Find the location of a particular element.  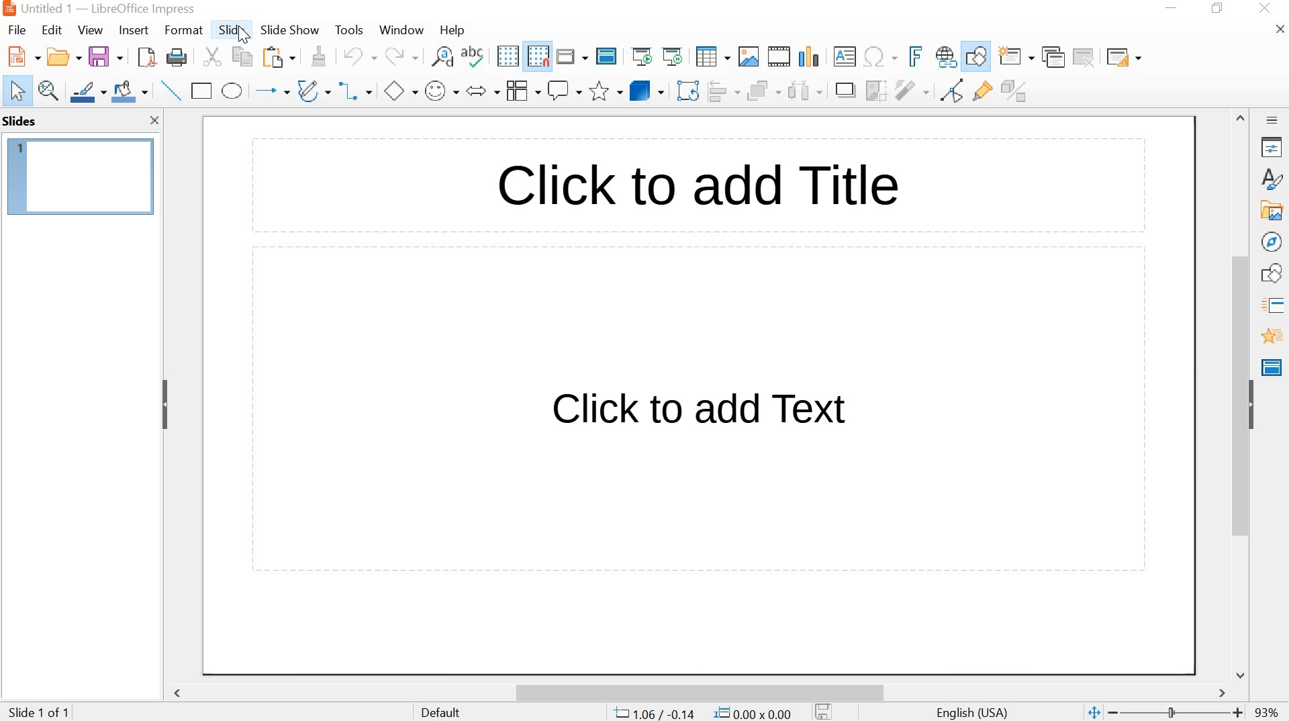

NEW SLIDE is located at coordinates (1016, 56).